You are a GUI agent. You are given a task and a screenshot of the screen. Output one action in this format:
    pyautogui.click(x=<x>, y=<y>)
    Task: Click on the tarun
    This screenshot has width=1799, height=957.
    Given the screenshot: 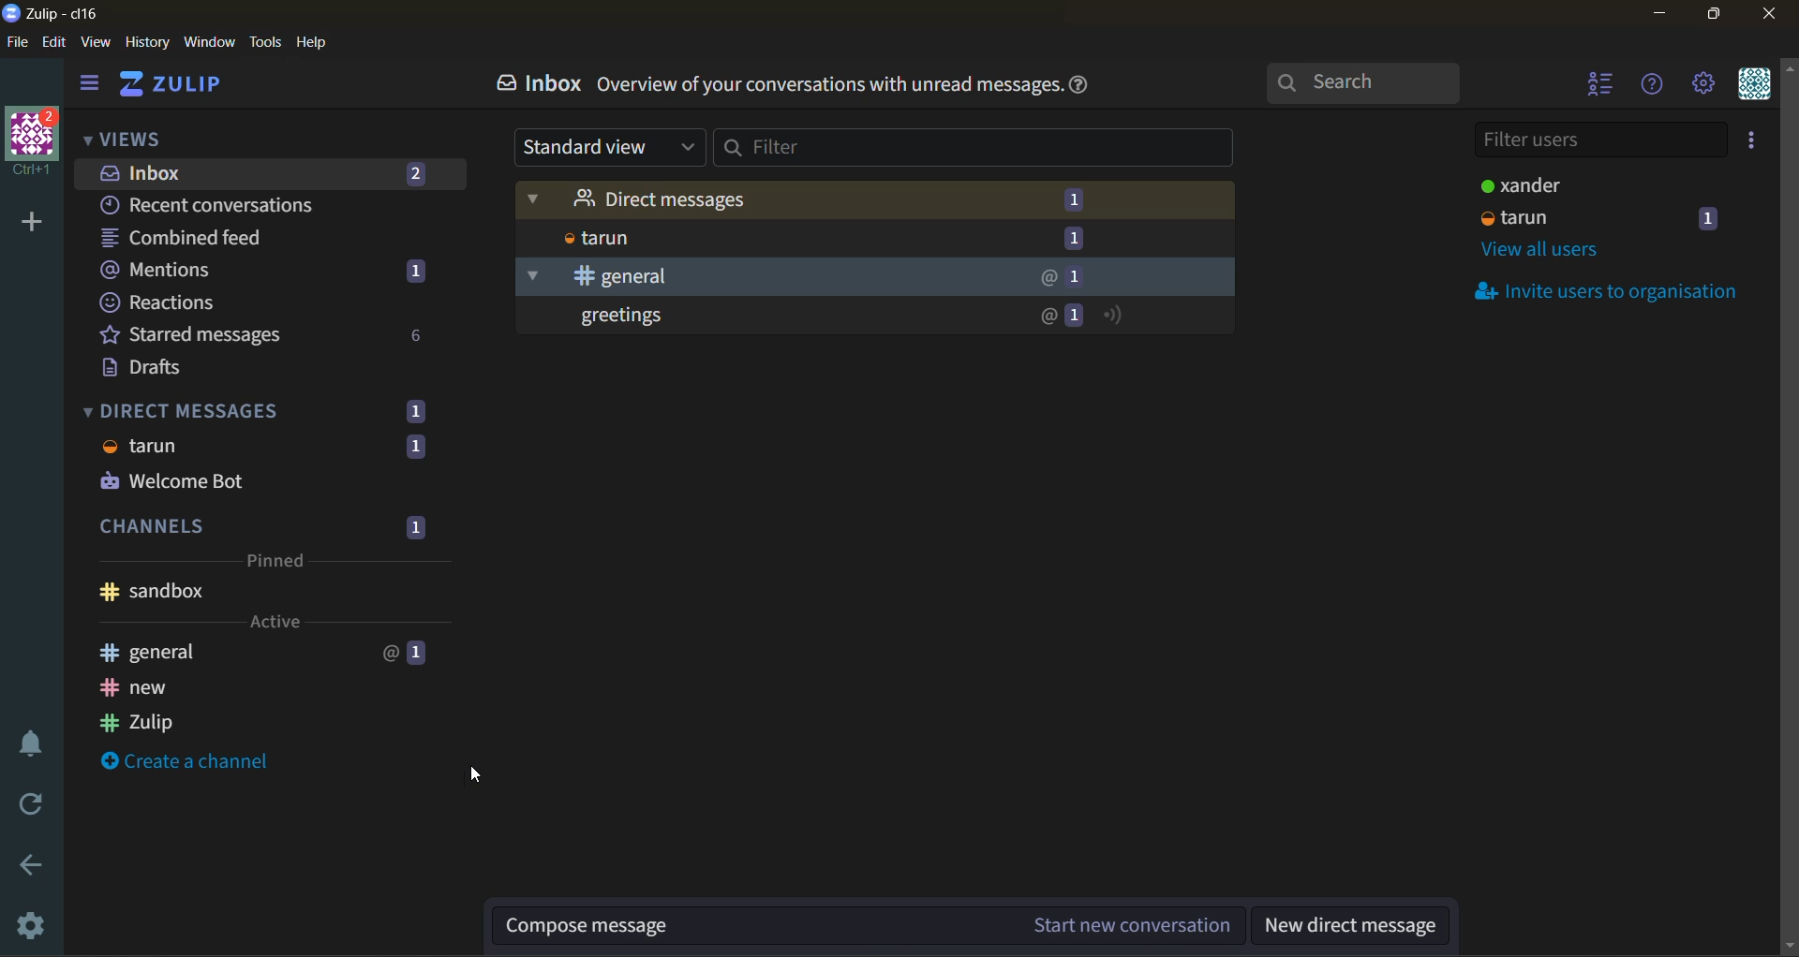 What is the action you would take?
    pyautogui.click(x=881, y=238)
    